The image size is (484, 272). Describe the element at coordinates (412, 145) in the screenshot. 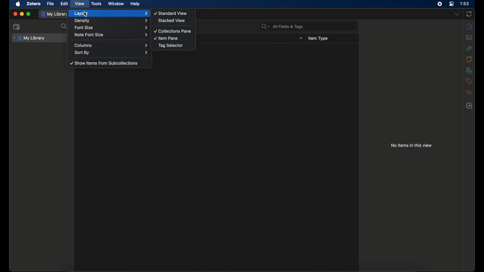

I see `no items in this view` at that location.